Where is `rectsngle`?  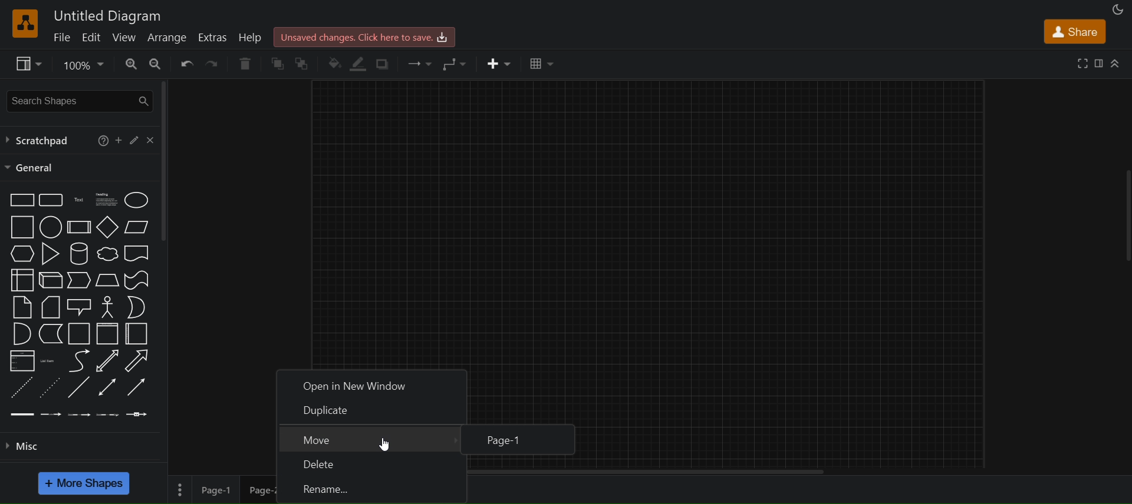 rectsngle is located at coordinates (21, 200).